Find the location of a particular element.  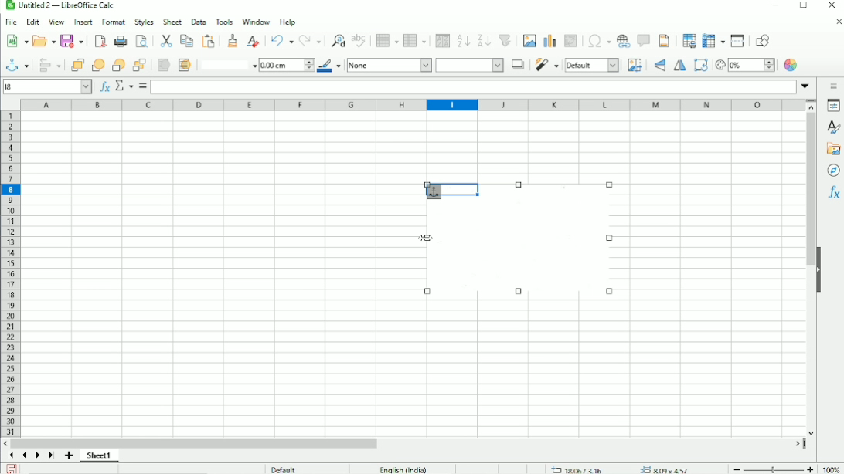

Split window is located at coordinates (737, 41).